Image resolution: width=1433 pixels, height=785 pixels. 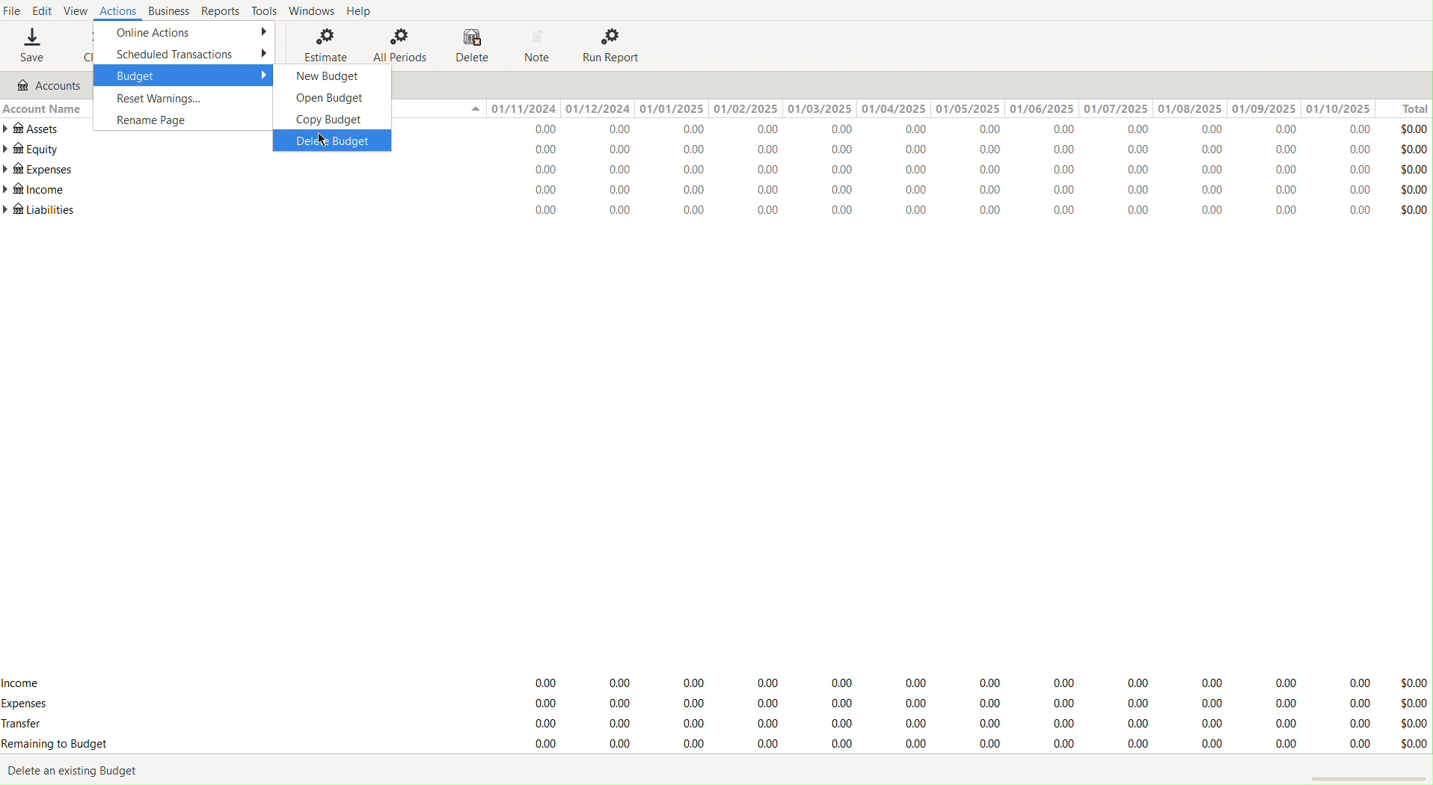 What do you see at coordinates (81, 11) in the screenshot?
I see `View` at bounding box center [81, 11].